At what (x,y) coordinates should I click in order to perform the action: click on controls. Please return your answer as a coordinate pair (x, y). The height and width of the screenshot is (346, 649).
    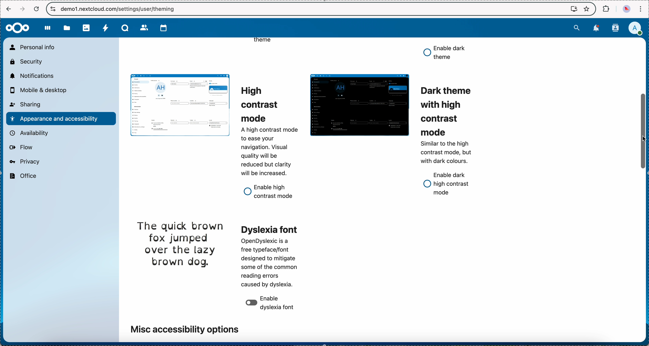
    Looking at the image, I should click on (52, 9).